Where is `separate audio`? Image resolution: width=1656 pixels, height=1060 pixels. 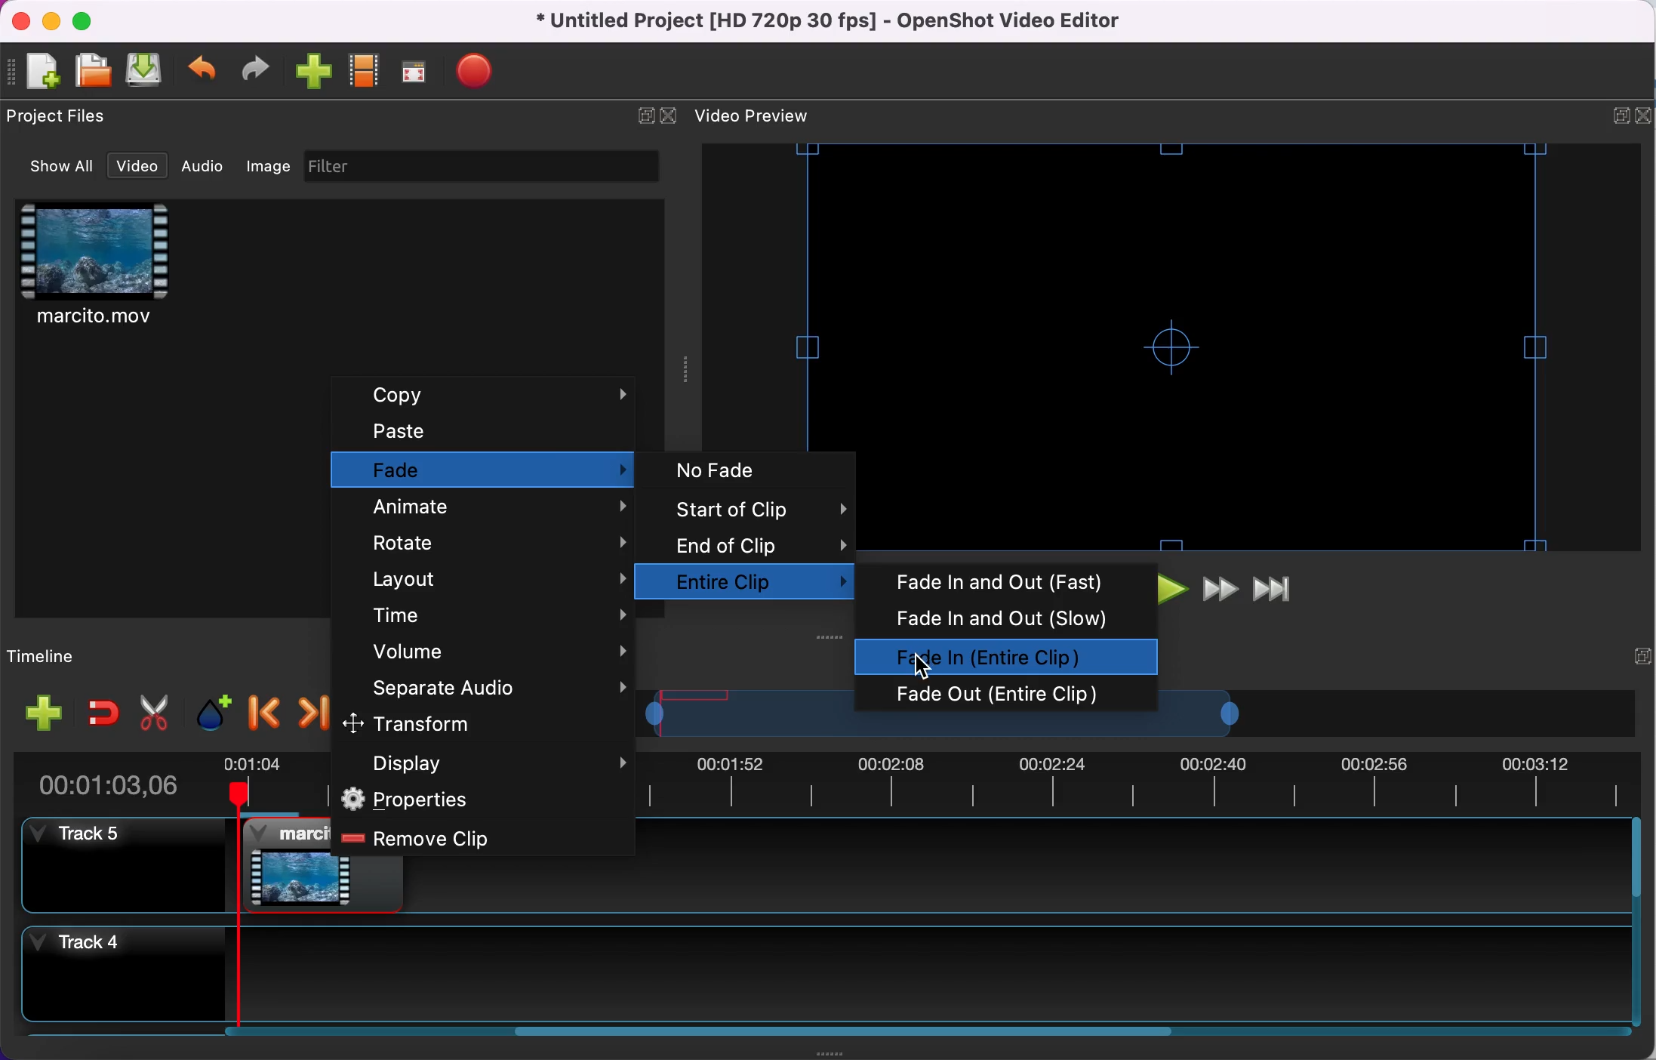 separate audio is located at coordinates (493, 690).